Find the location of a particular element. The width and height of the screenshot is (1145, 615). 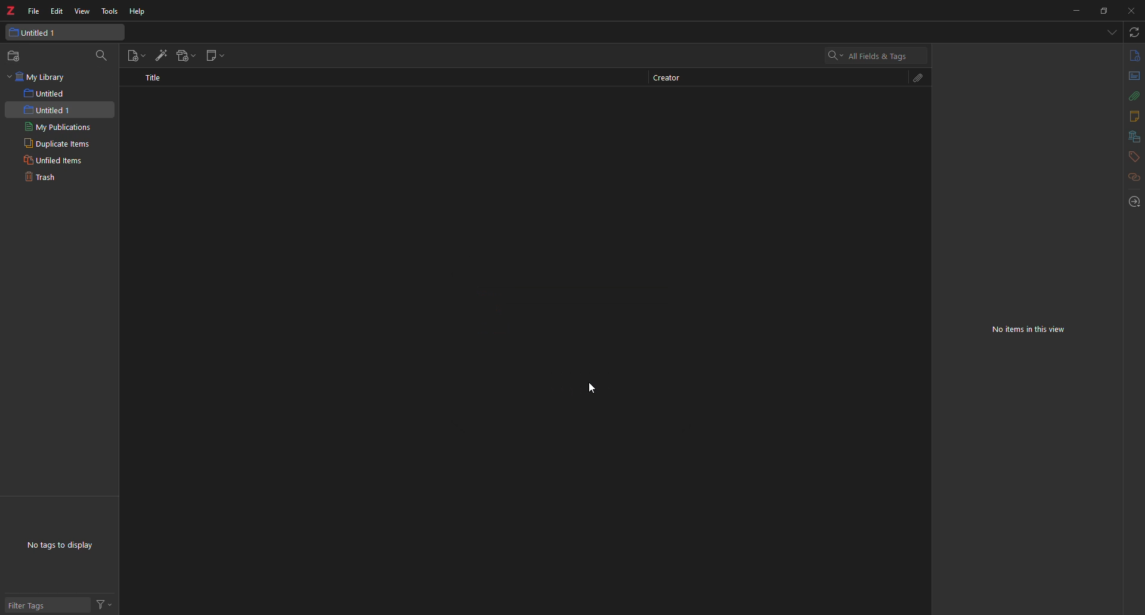

minimize is located at coordinates (1073, 11).